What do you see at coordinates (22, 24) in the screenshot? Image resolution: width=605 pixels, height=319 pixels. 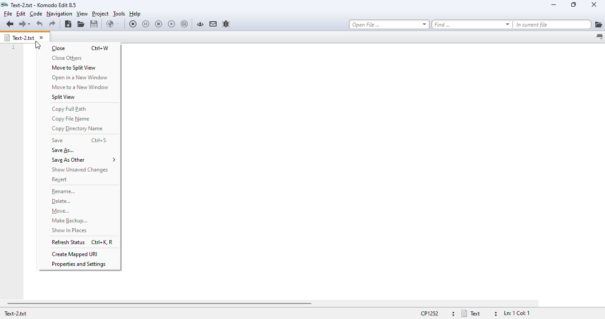 I see `go forward one location` at bounding box center [22, 24].